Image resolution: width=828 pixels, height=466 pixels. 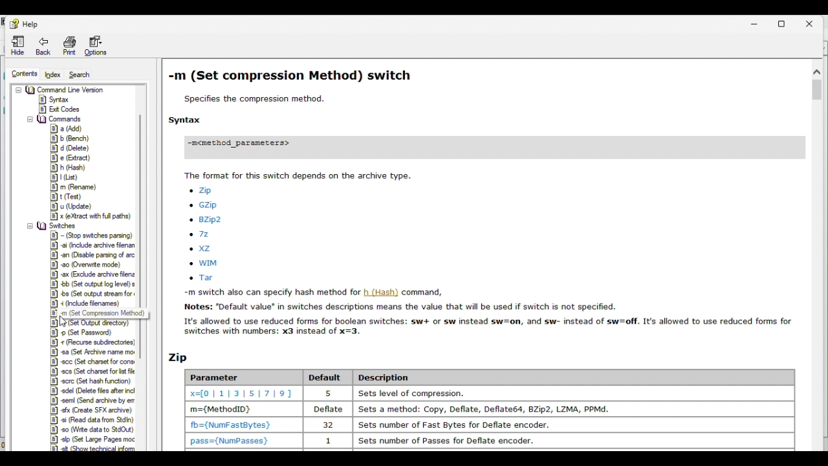 I want to click on description text, so click(x=486, y=313).